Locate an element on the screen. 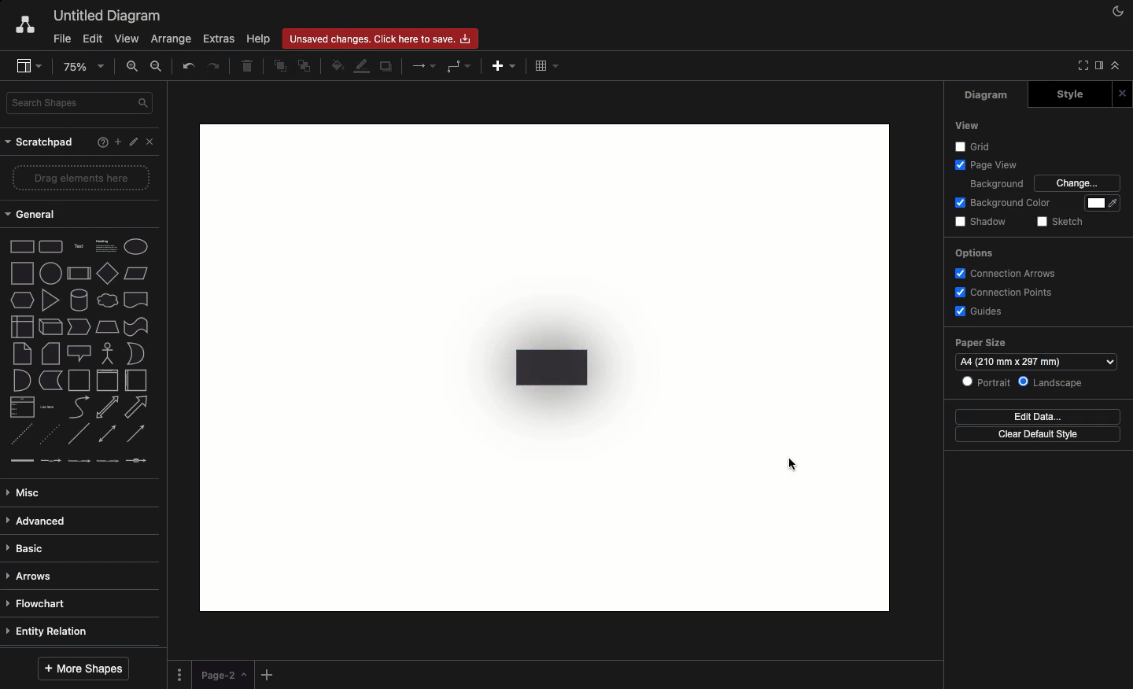 Image resolution: width=1133 pixels, height=689 pixels. triangle is located at coordinates (50, 299).